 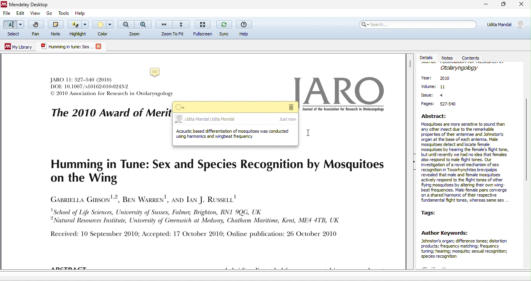 What do you see at coordinates (103, 27) in the screenshot?
I see `color` at bounding box center [103, 27].